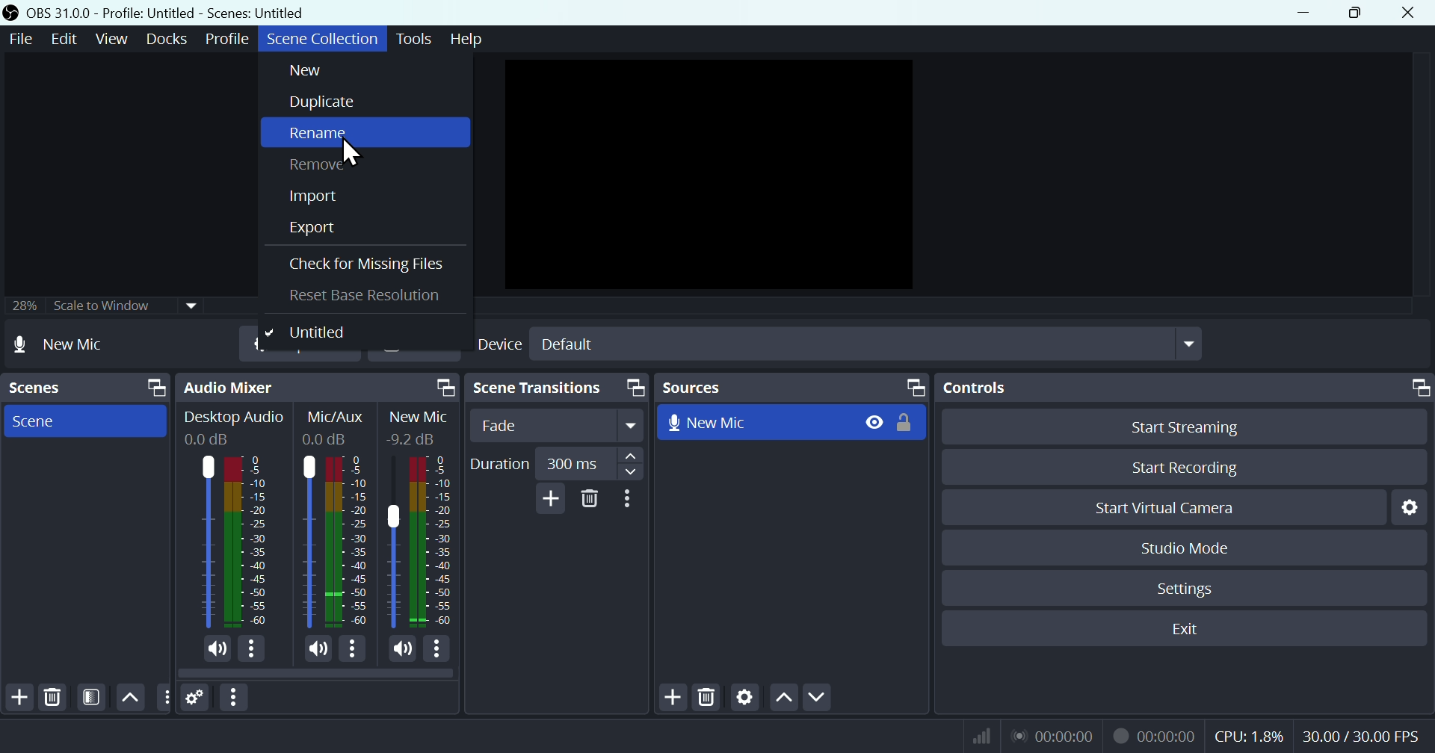  I want to click on Fade, so click(558, 426).